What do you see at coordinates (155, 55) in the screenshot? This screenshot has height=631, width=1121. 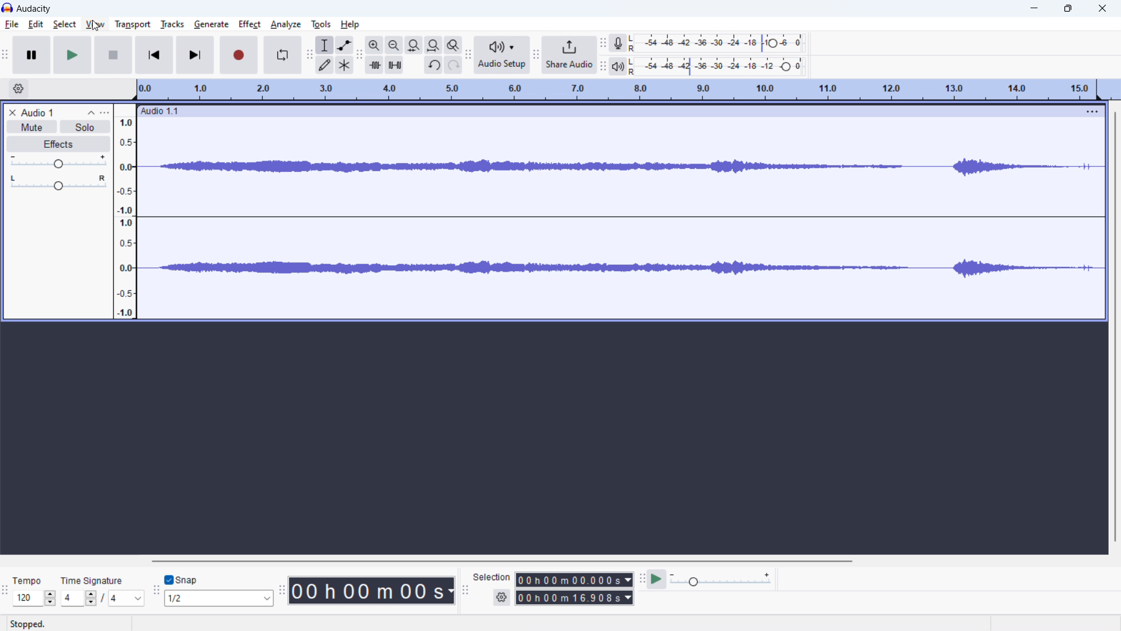 I see `skip to start` at bounding box center [155, 55].